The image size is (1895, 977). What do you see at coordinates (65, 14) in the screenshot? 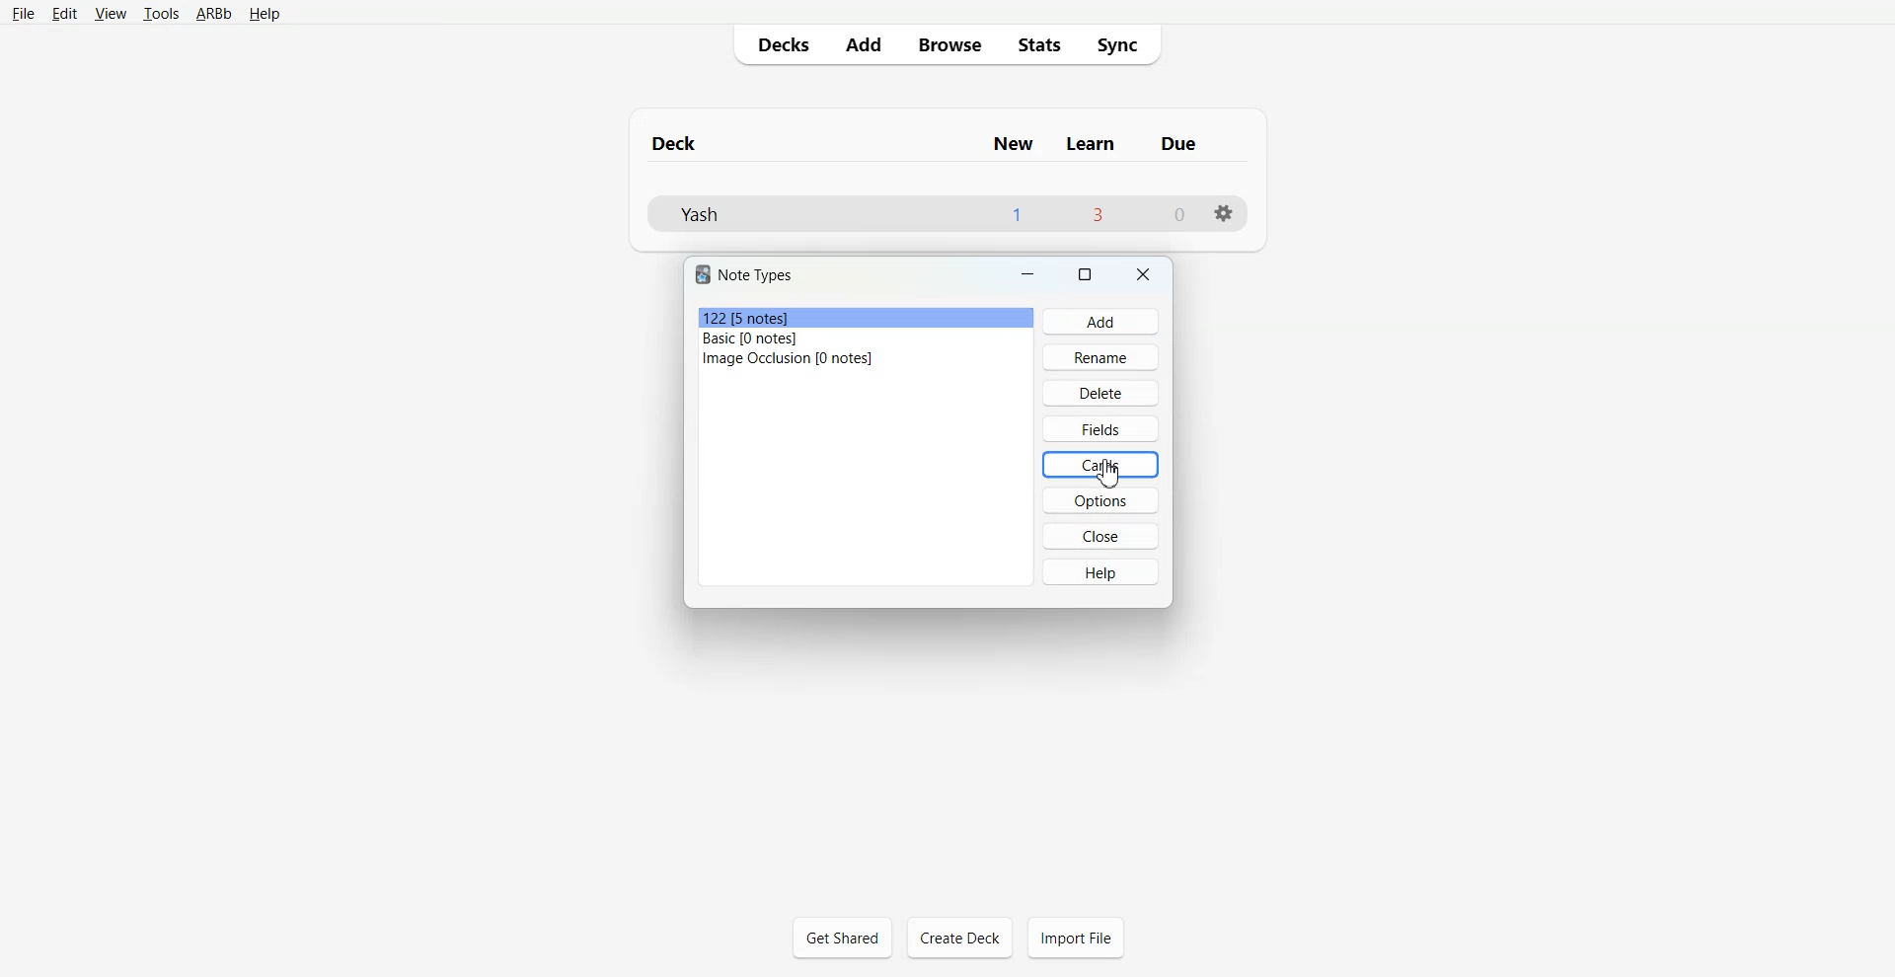
I see `Edit` at bounding box center [65, 14].